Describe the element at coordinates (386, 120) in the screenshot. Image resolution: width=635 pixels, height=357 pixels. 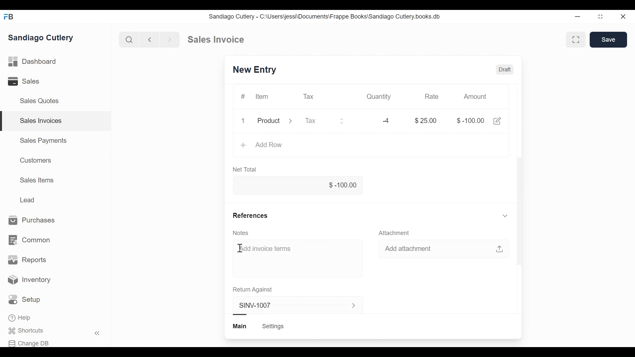
I see `-4` at that location.